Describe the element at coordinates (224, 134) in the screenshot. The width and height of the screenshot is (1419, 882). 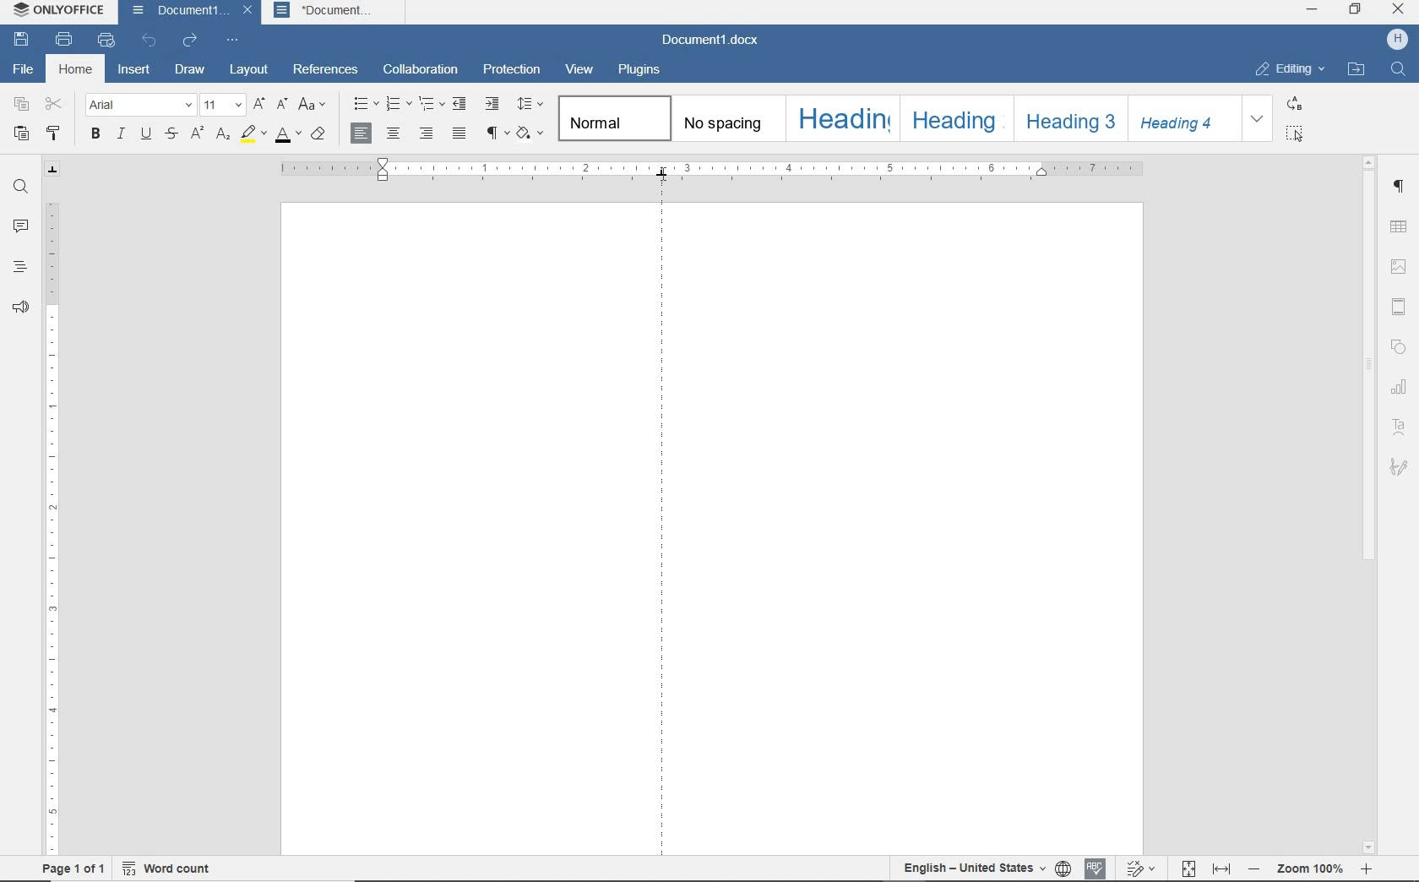
I see `SUBSCRIPT` at that location.